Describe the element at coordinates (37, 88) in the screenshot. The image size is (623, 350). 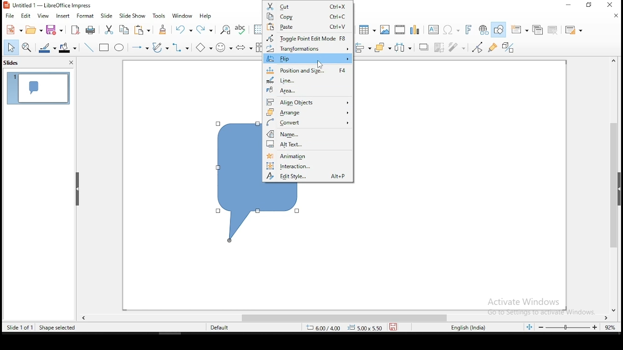
I see `slide 1` at that location.